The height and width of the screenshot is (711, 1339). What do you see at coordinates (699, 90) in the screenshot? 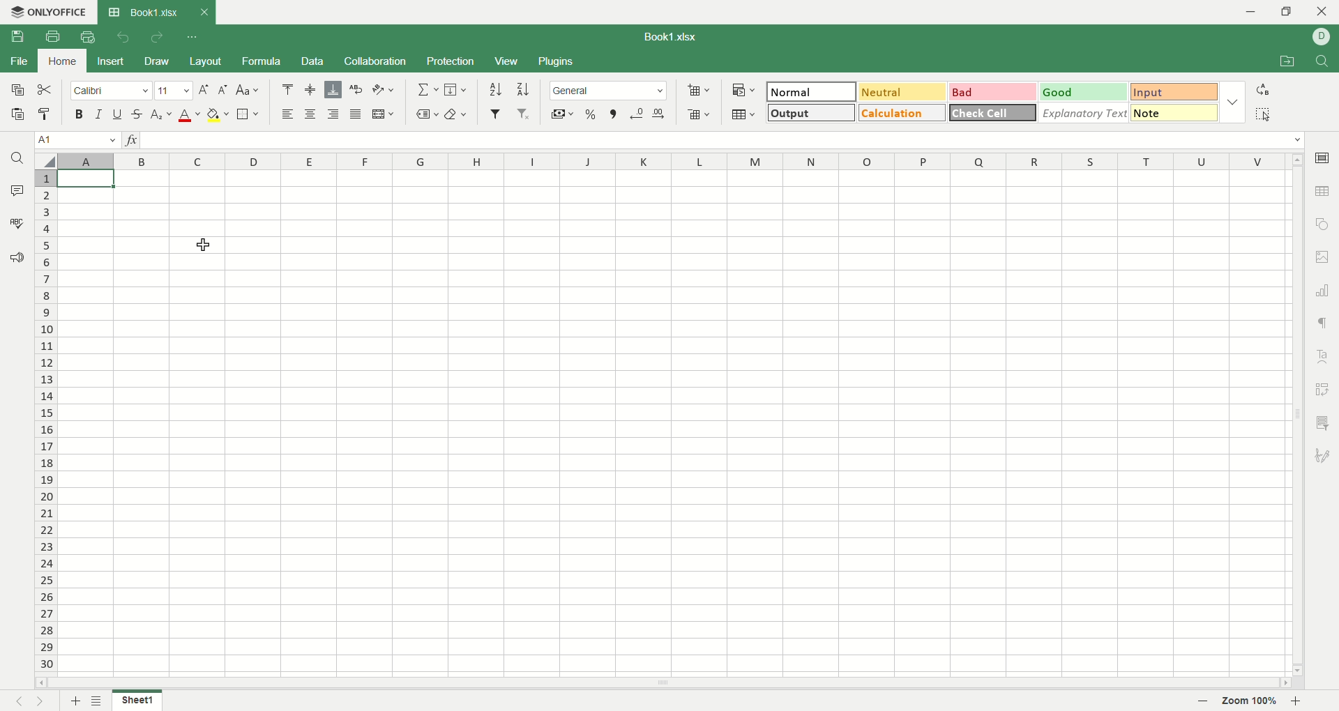
I see `add cell` at bounding box center [699, 90].